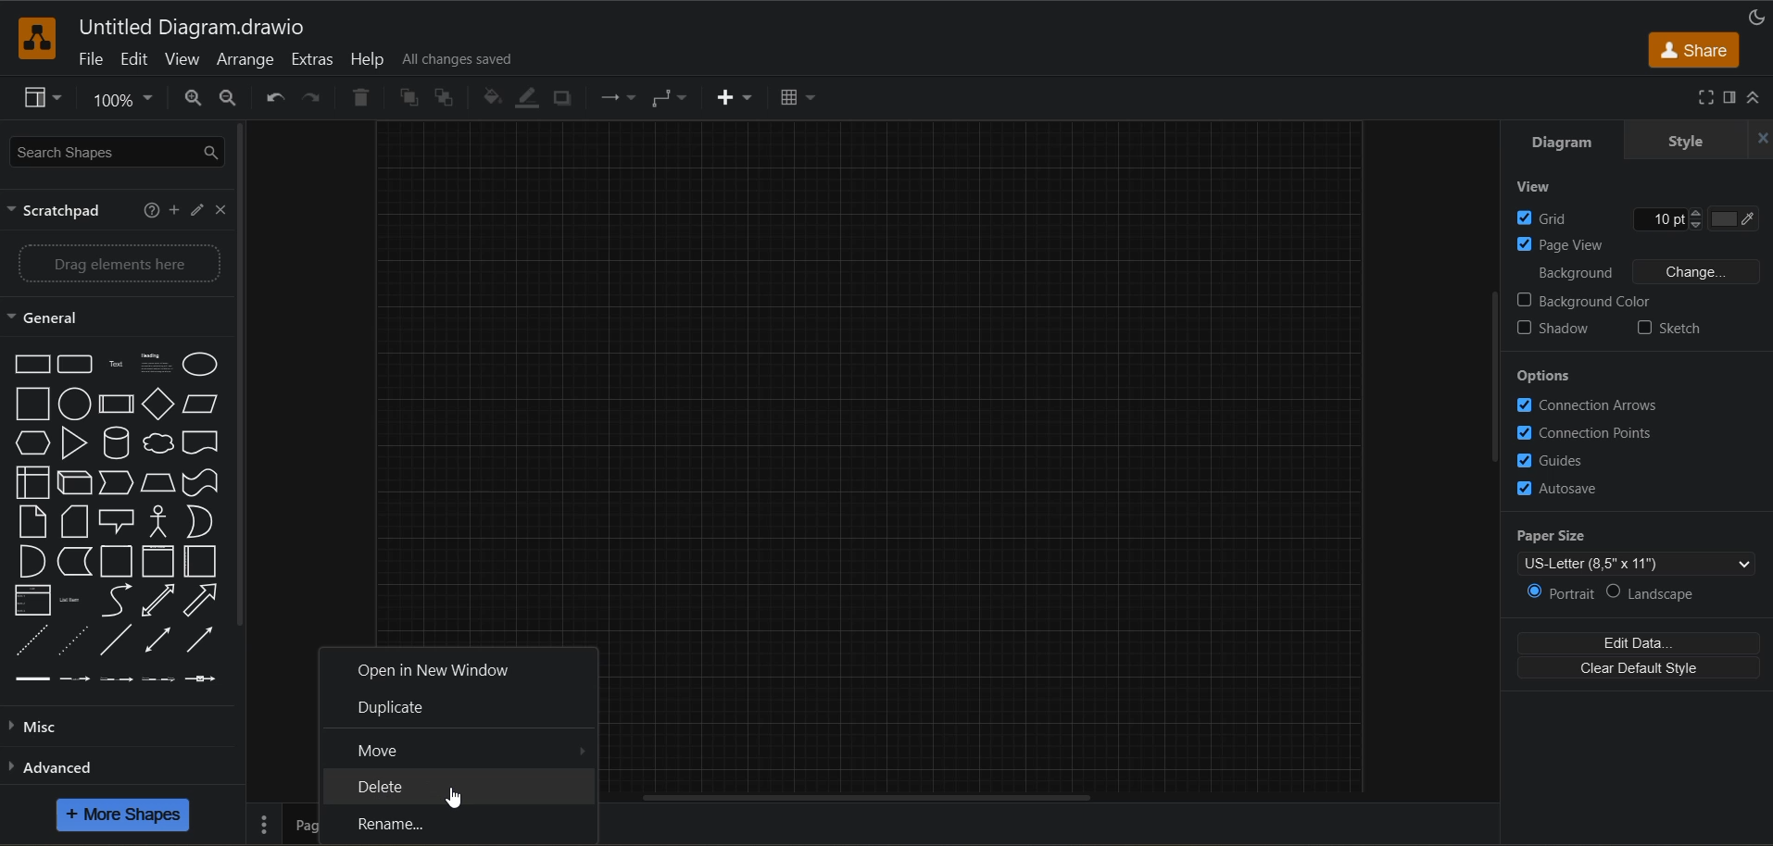 The width and height of the screenshot is (1773, 846). I want to click on collapse/expand, so click(1755, 95).